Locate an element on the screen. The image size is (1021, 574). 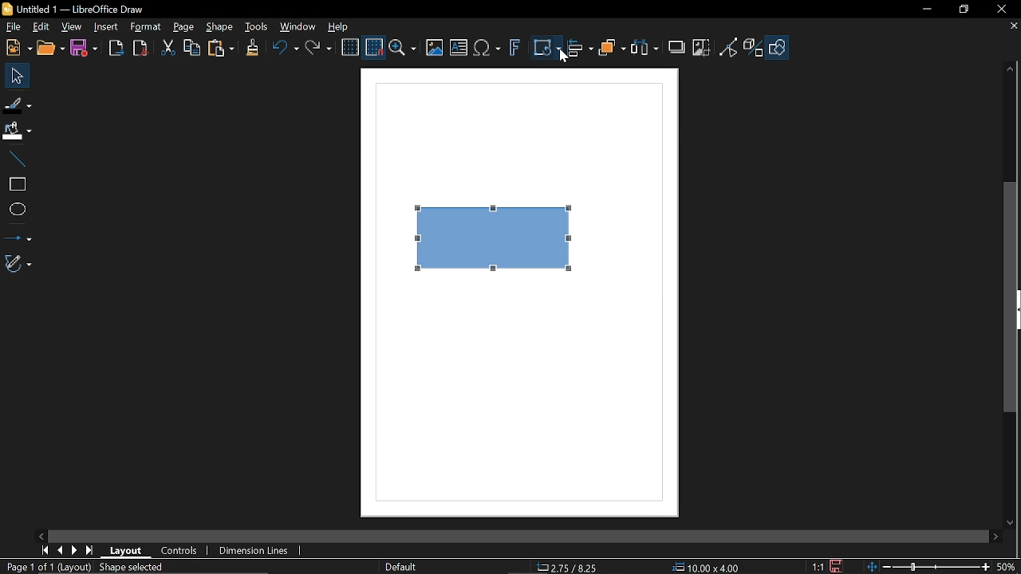
Move down is located at coordinates (1013, 523).